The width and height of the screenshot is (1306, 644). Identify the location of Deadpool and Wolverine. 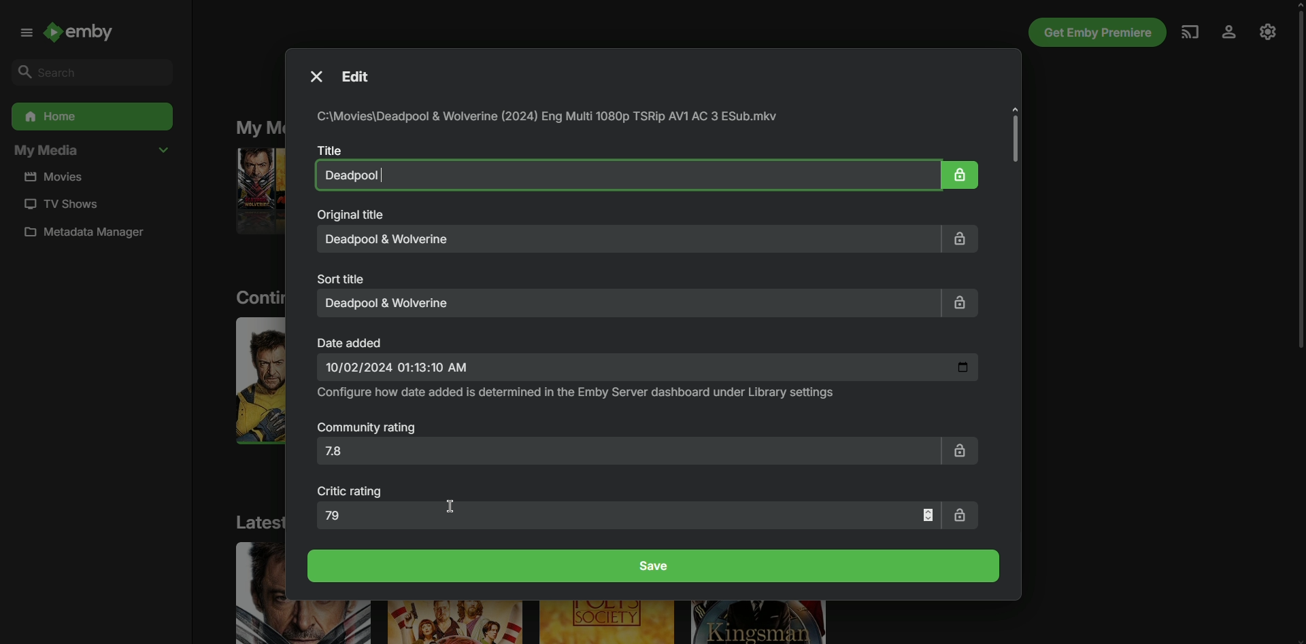
(630, 239).